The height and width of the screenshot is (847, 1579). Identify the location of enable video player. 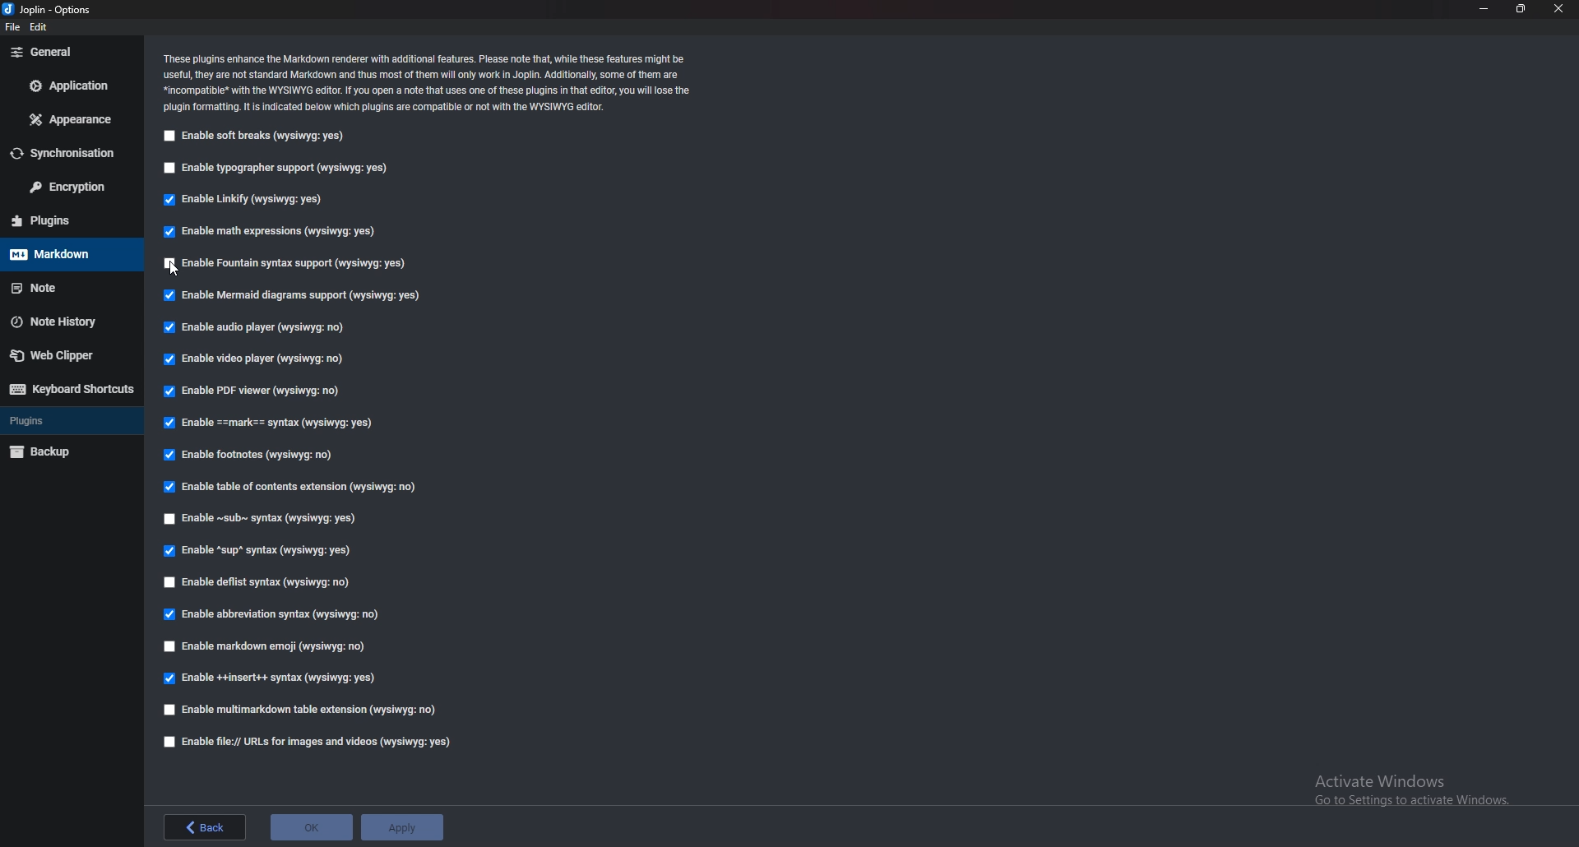
(252, 358).